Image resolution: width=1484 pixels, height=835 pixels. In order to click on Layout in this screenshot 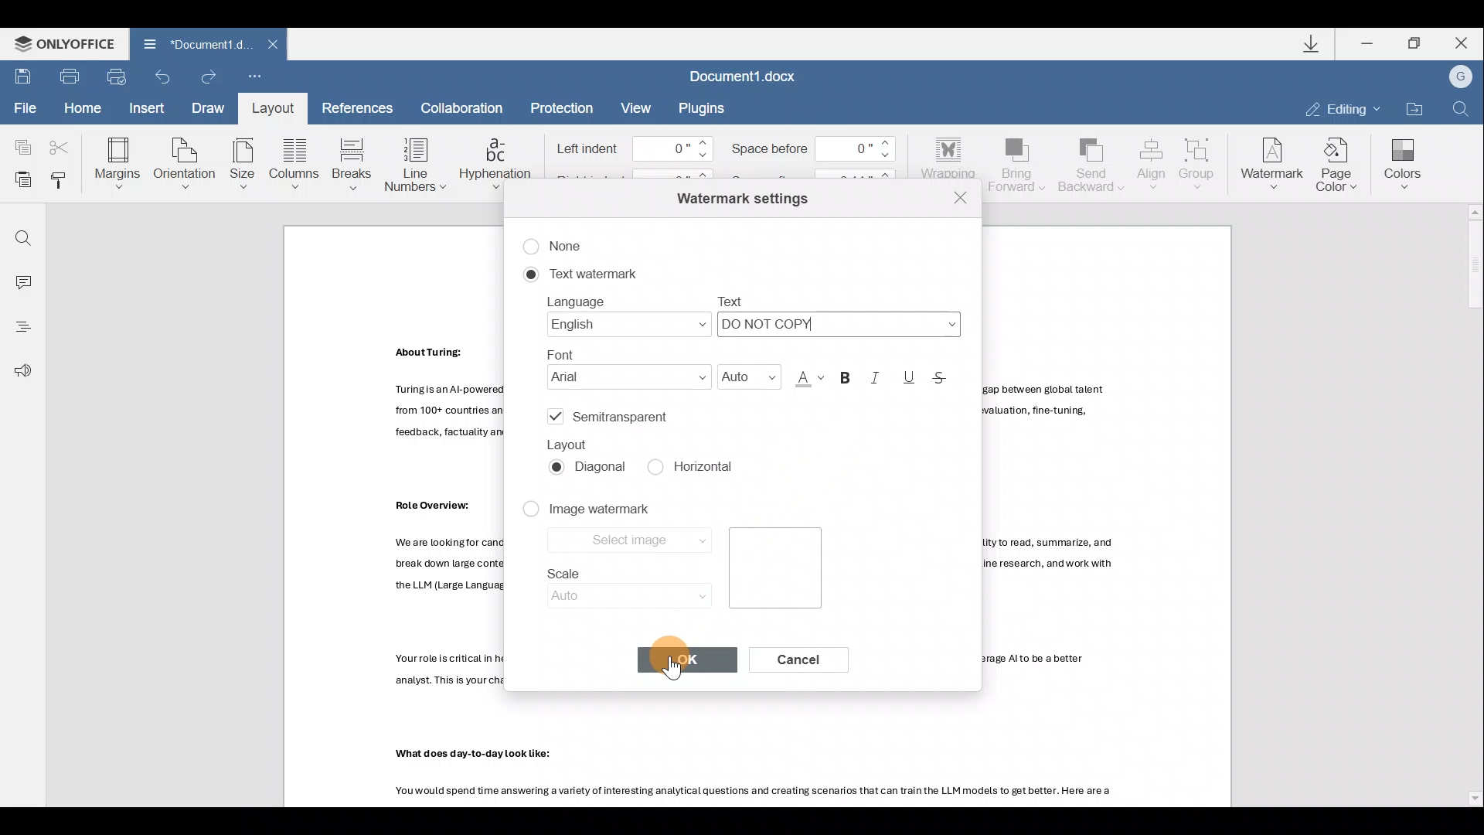, I will do `click(277, 109)`.